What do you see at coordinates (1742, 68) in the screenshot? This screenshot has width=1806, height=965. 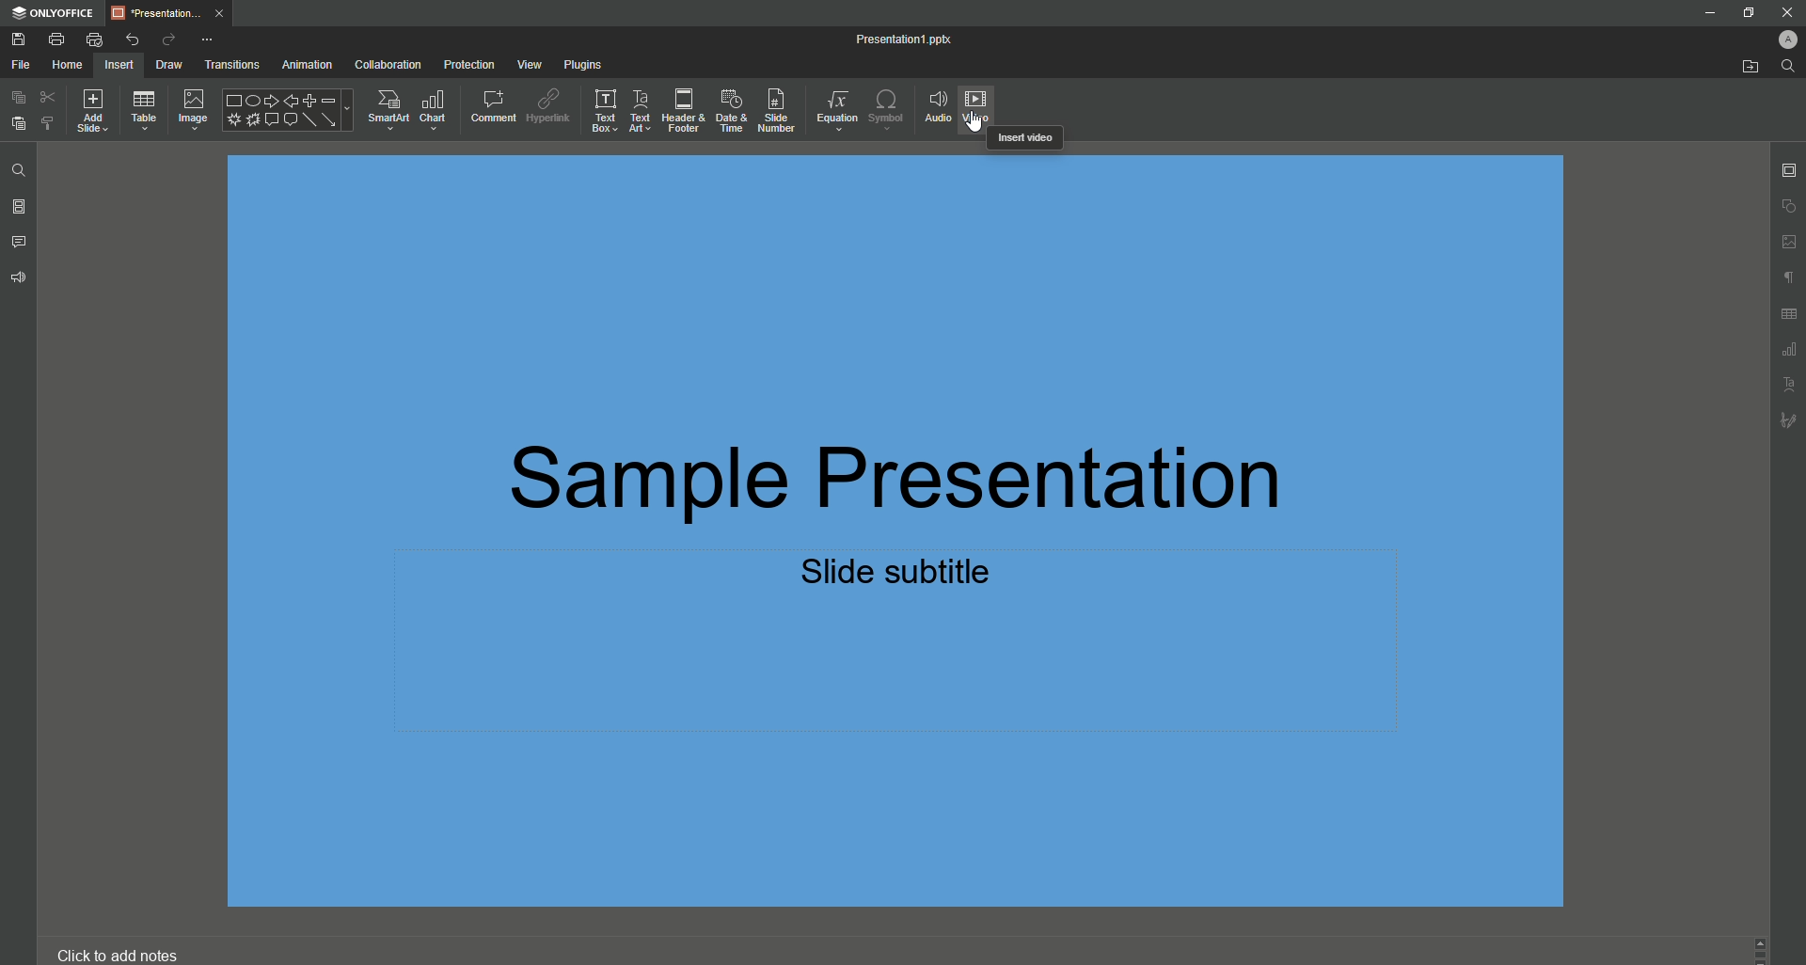 I see `Open From File` at bounding box center [1742, 68].